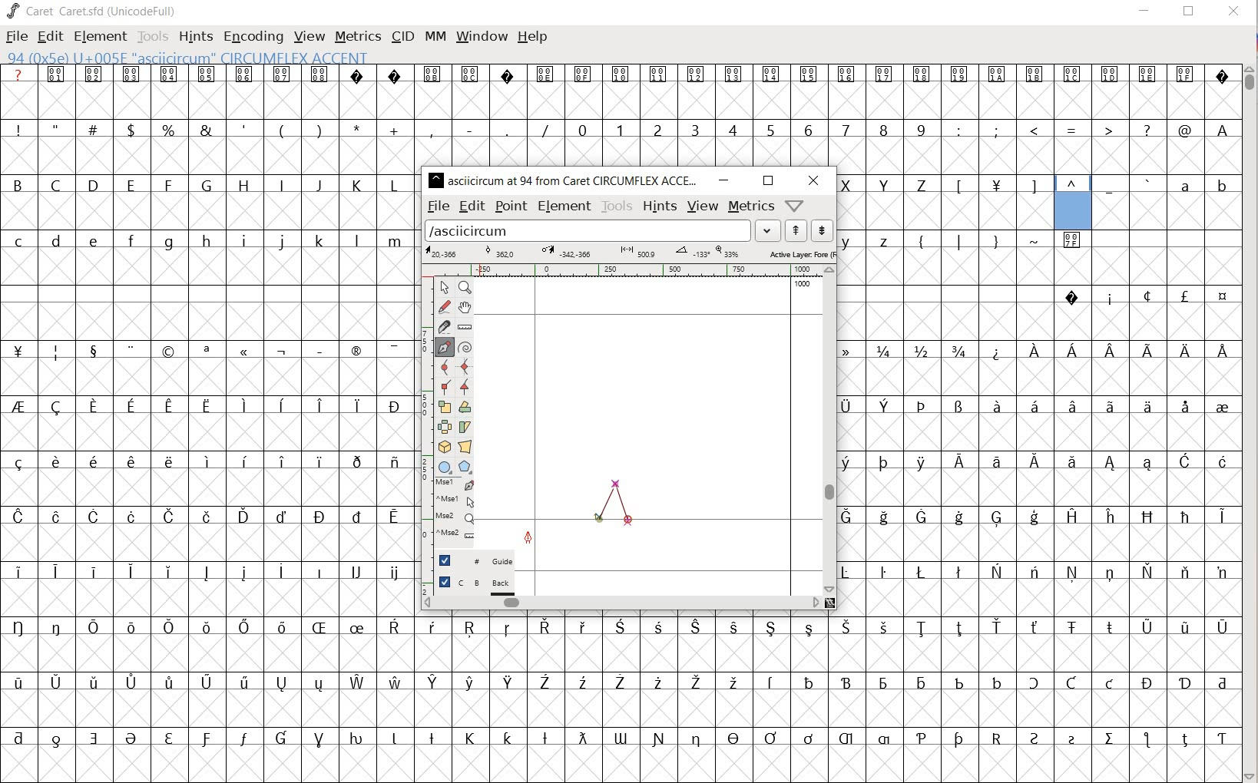 The height and width of the screenshot is (783, 1258). I want to click on scrollbar, so click(830, 430).